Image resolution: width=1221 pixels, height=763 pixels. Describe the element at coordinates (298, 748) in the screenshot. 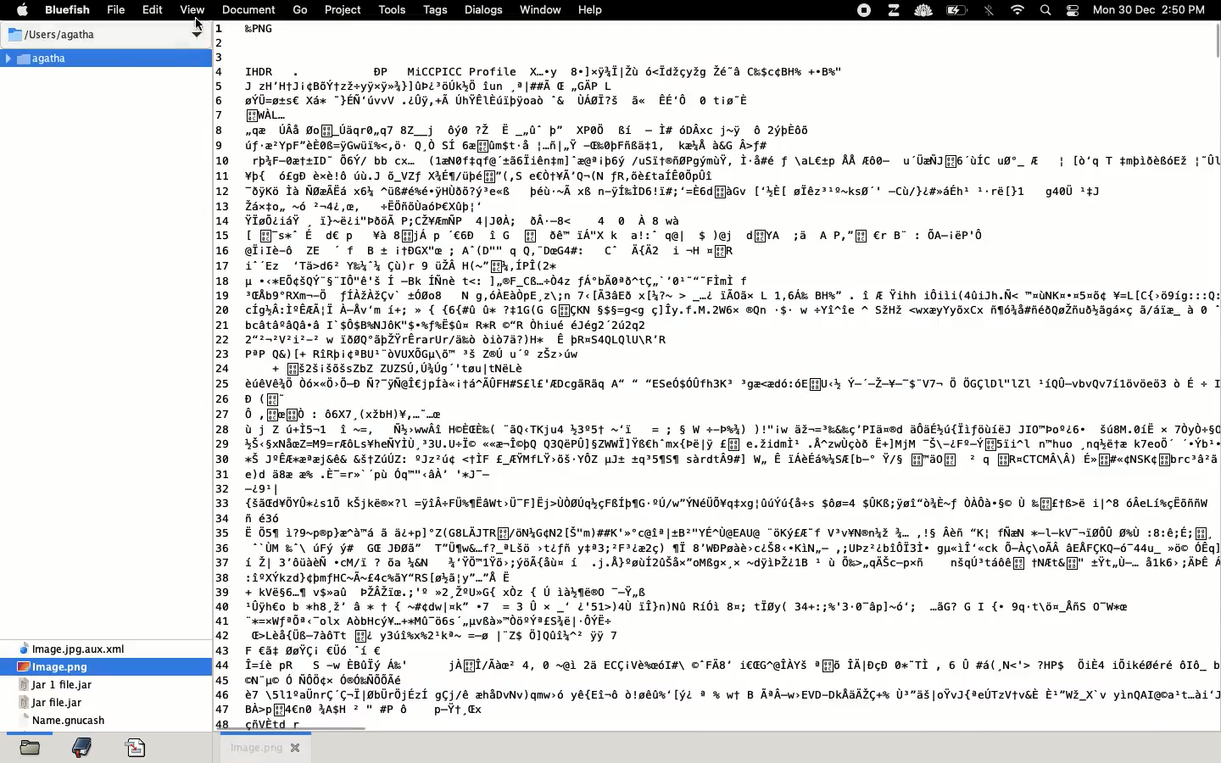

I see `close` at that location.